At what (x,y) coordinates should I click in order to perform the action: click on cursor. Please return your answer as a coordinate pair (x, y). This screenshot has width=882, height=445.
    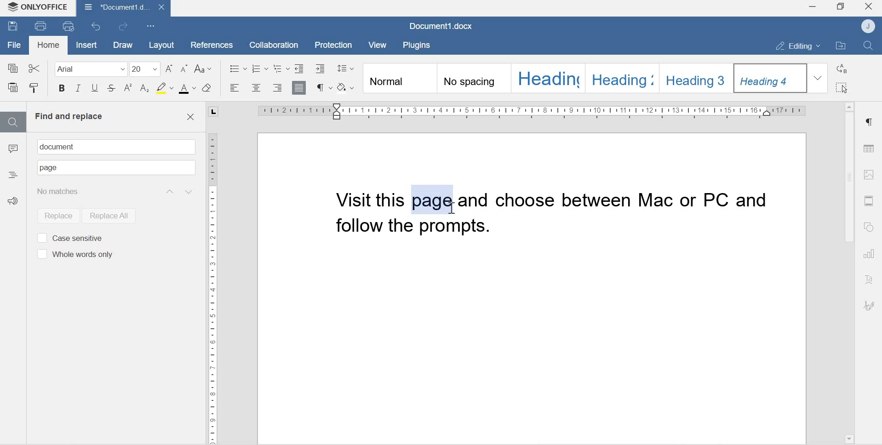
    Looking at the image, I should click on (450, 205).